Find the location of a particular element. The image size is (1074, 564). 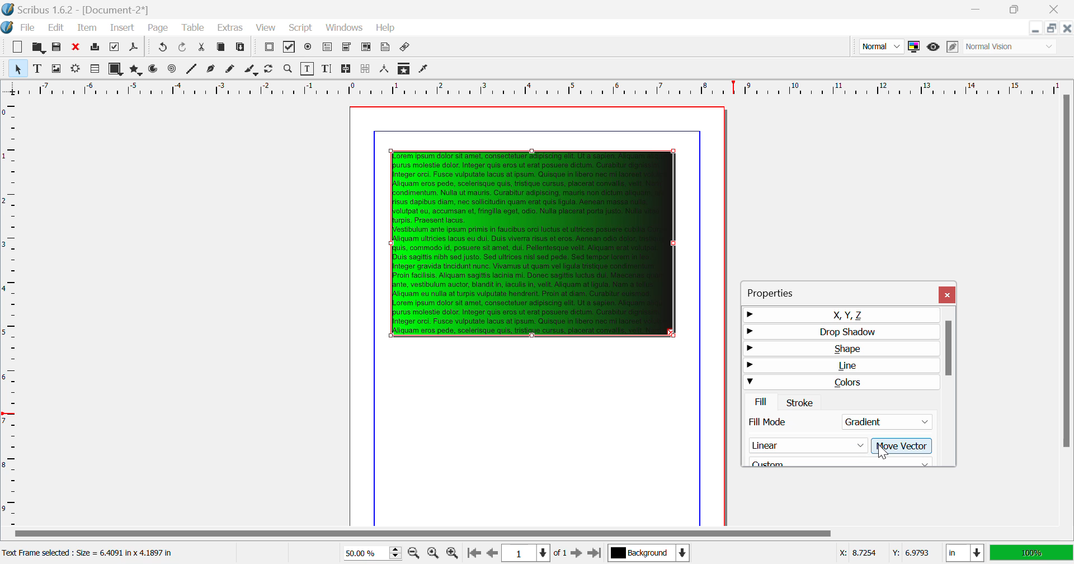

Pdf Push Button is located at coordinates (269, 48).